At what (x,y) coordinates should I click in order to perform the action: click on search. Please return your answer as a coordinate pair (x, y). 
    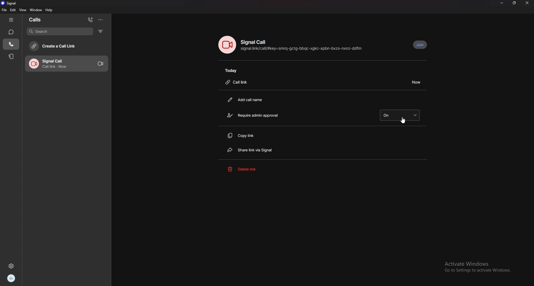
    Looking at the image, I should click on (60, 31).